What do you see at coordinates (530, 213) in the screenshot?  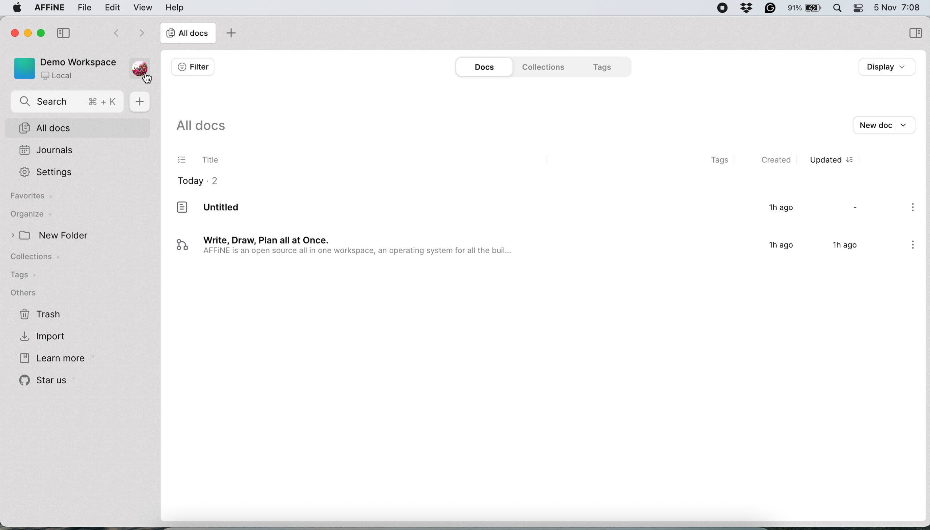 I see ` Untitled 1h ago -` at bounding box center [530, 213].